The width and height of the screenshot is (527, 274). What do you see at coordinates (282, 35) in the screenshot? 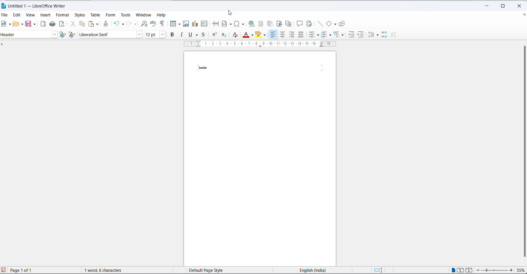
I see `text align center` at bounding box center [282, 35].